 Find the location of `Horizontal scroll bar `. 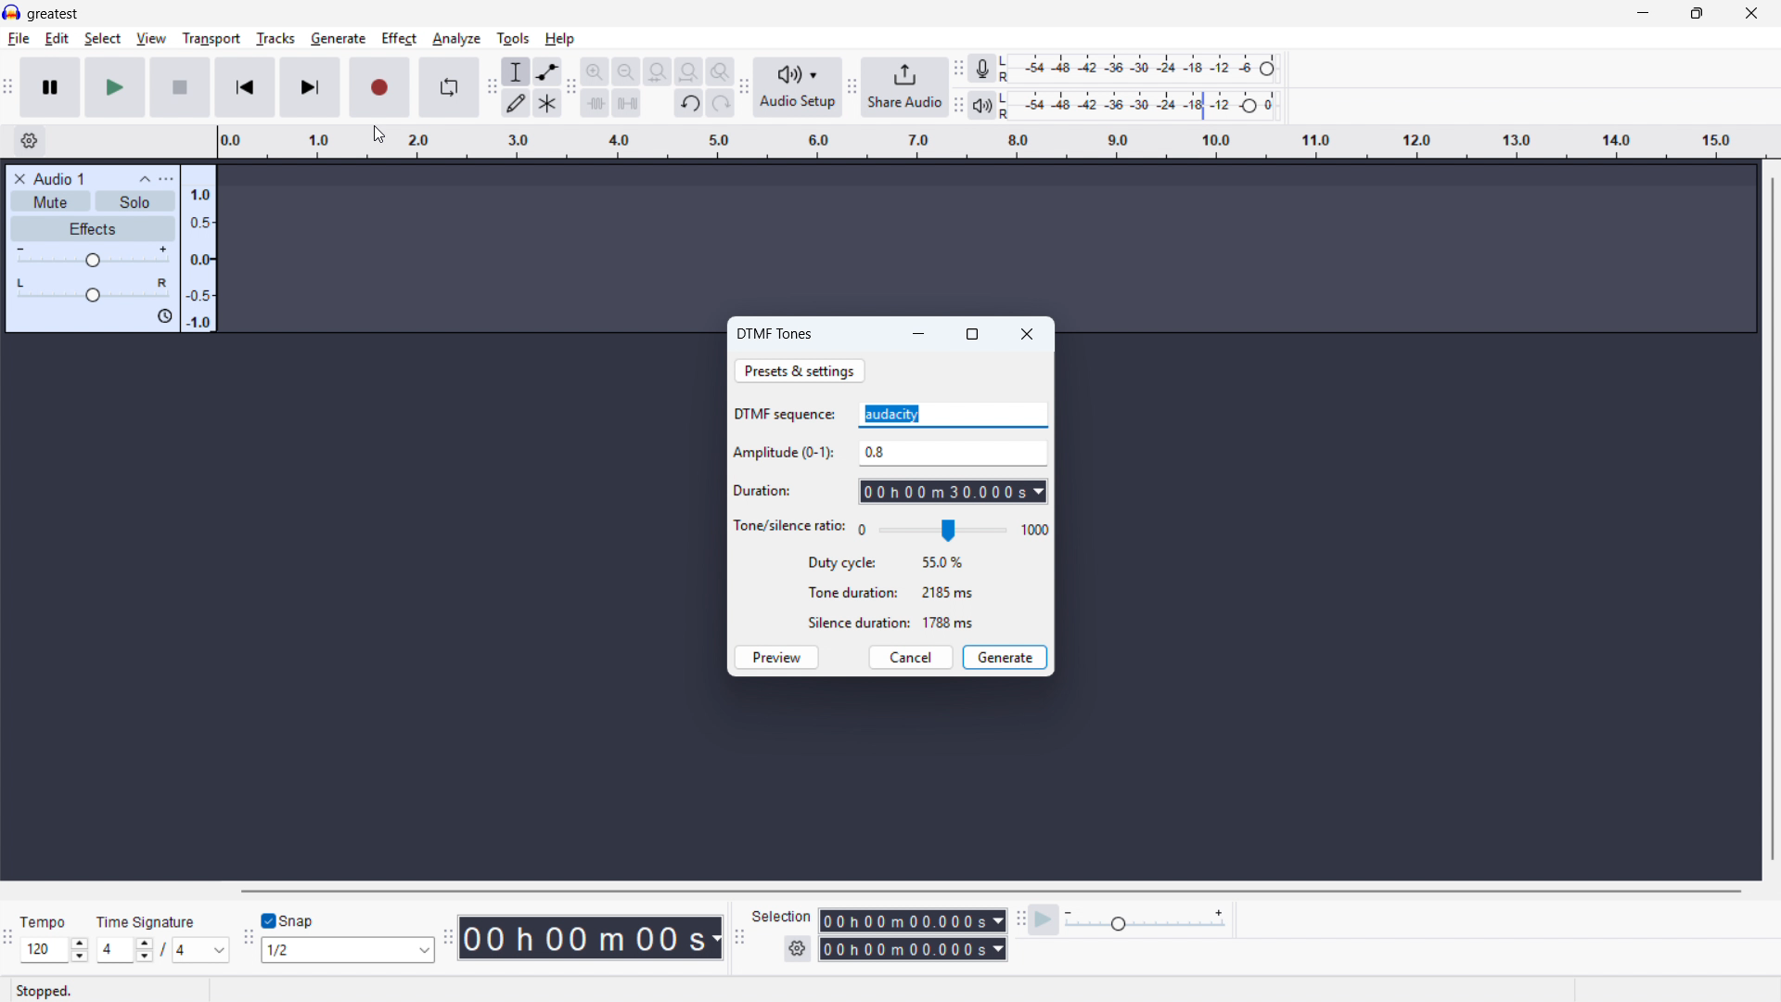

Horizontal scroll bar  is located at coordinates (993, 891).